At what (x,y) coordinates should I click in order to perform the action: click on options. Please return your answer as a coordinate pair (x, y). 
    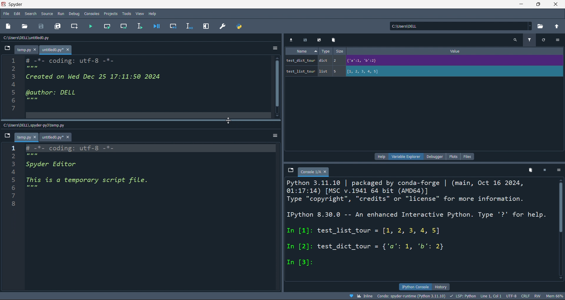
    Looking at the image, I should click on (274, 135).